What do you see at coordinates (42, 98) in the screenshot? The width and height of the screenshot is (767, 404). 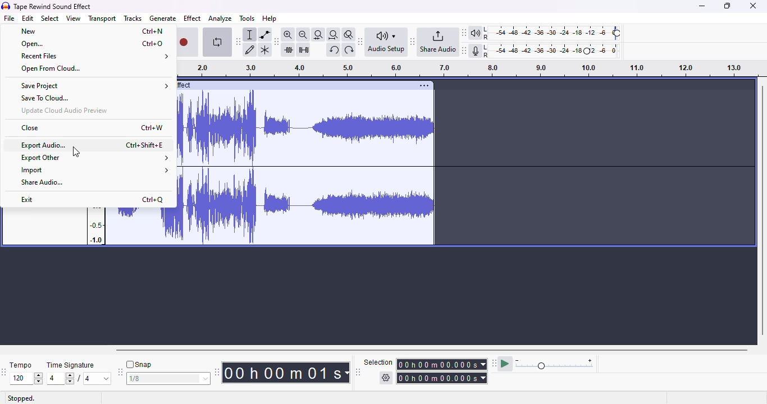 I see `save to cloud` at bounding box center [42, 98].